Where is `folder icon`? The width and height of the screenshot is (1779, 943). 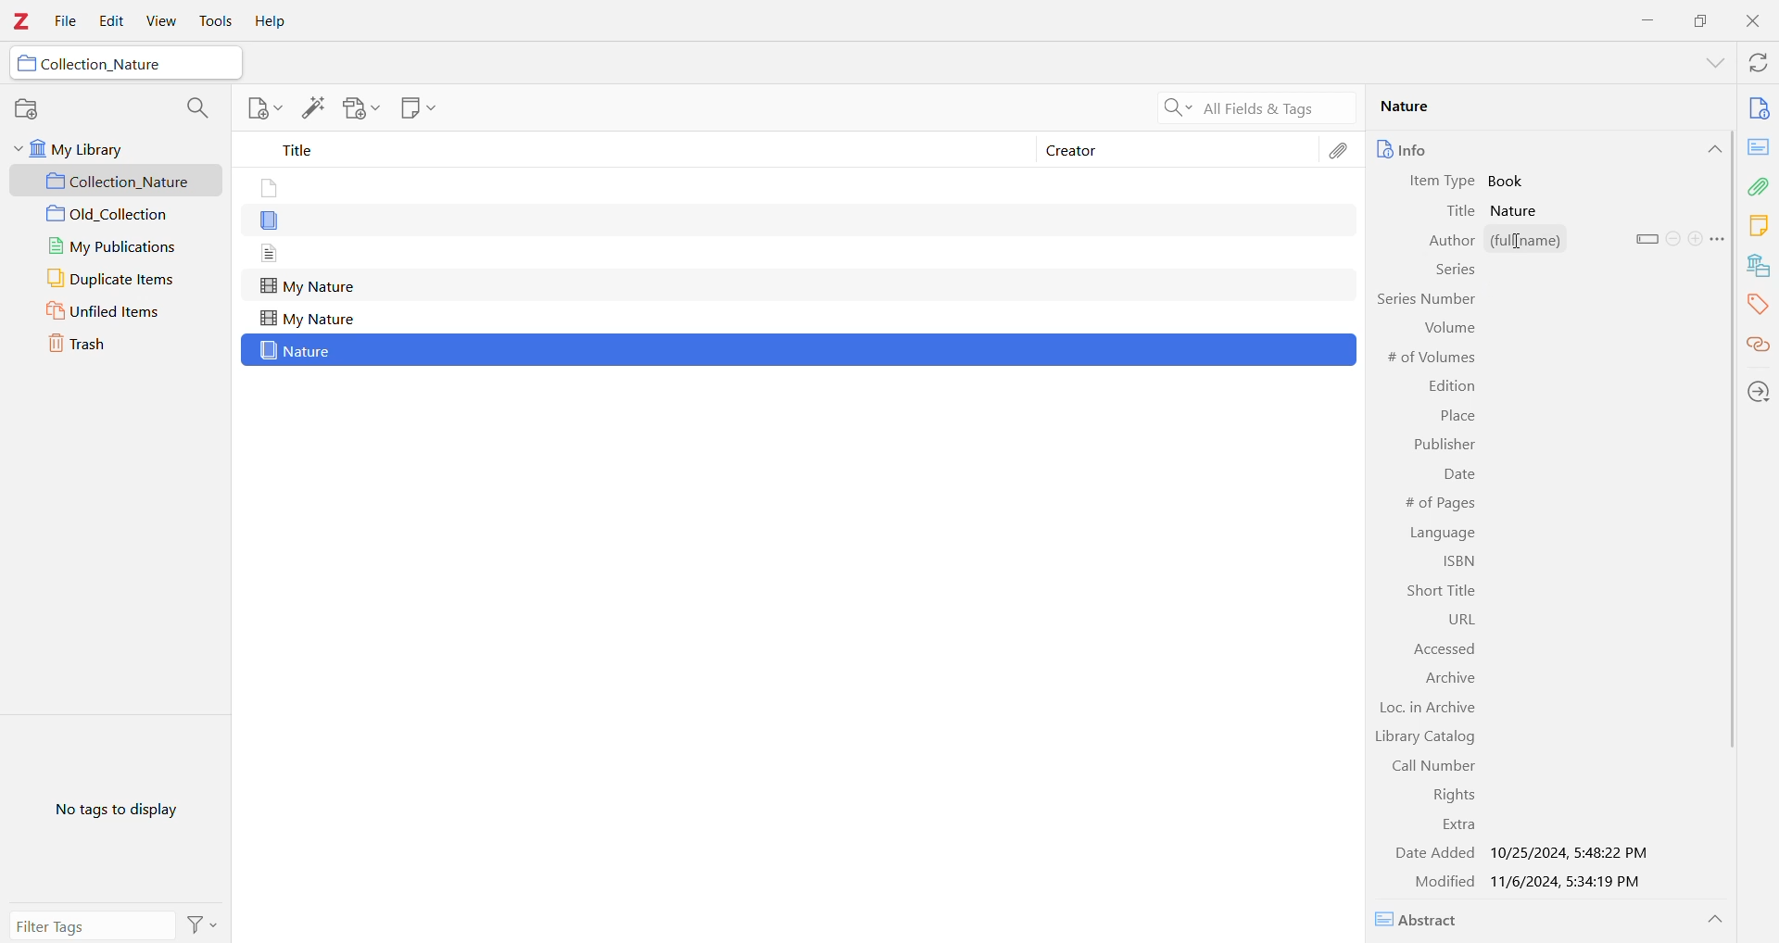
folder icon is located at coordinates (27, 64).